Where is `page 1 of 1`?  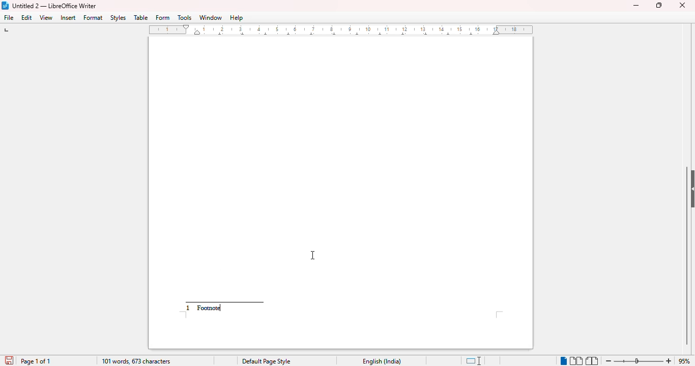
page 1 of 1 is located at coordinates (36, 361).